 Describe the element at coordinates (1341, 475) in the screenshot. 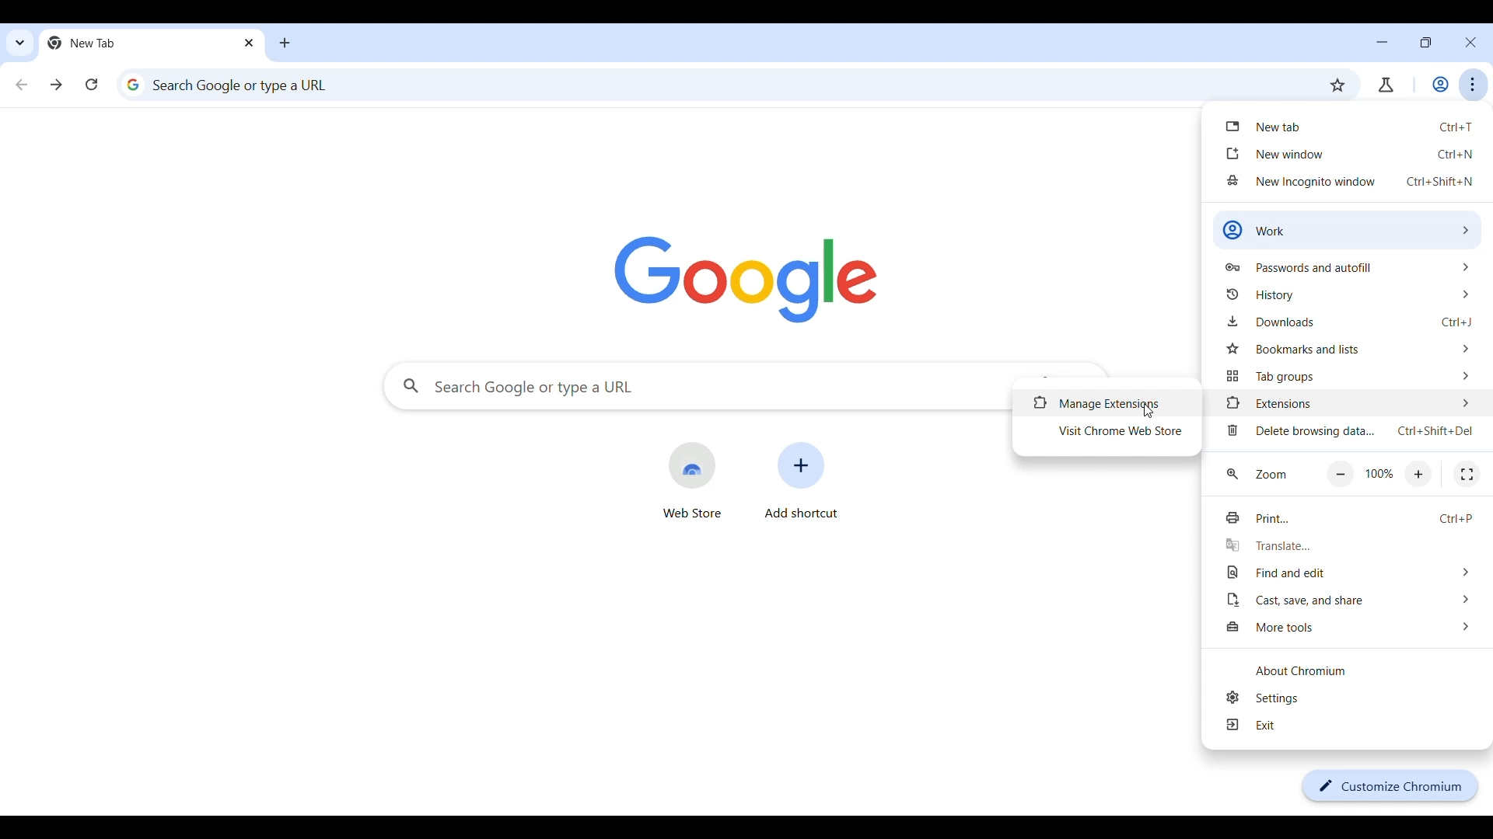

I see `Zoom out` at that location.